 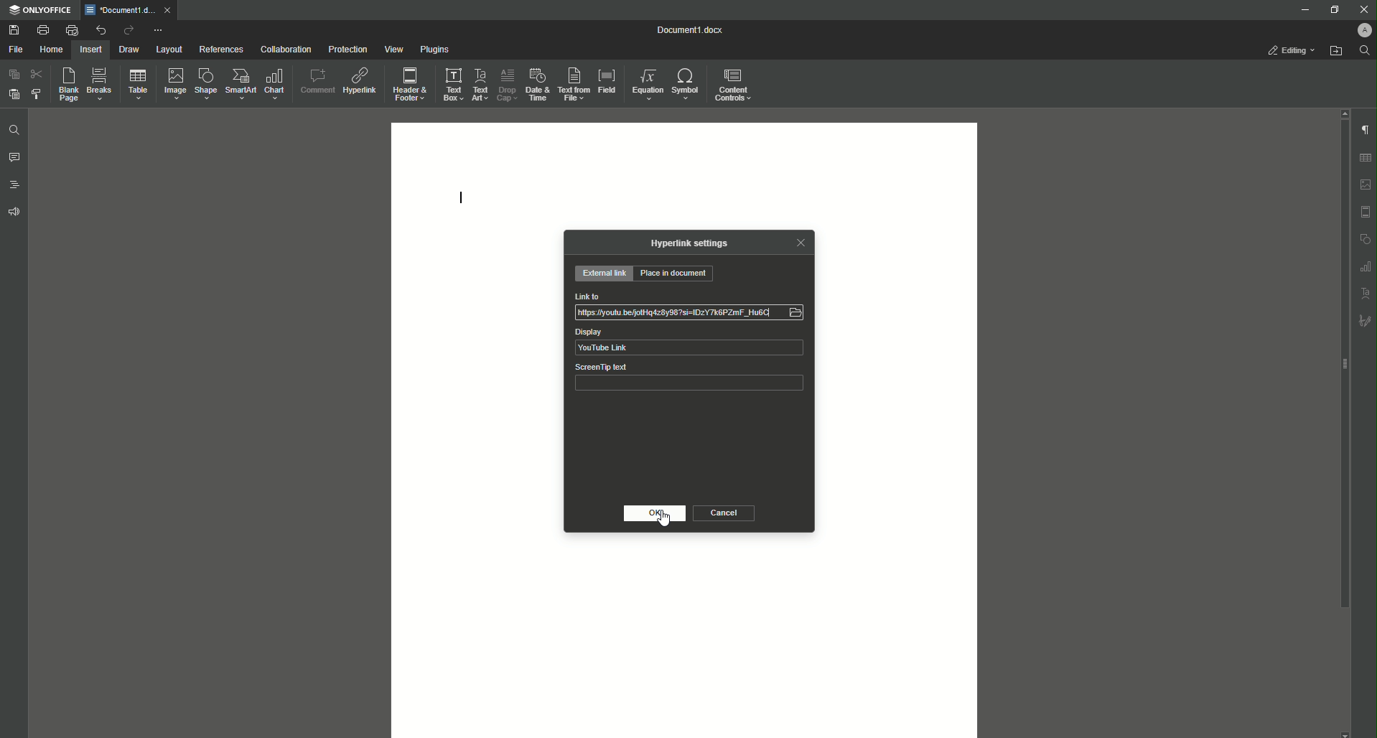 What do you see at coordinates (52, 50) in the screenshot?
I see `Home` at bounding box center [52, 50].